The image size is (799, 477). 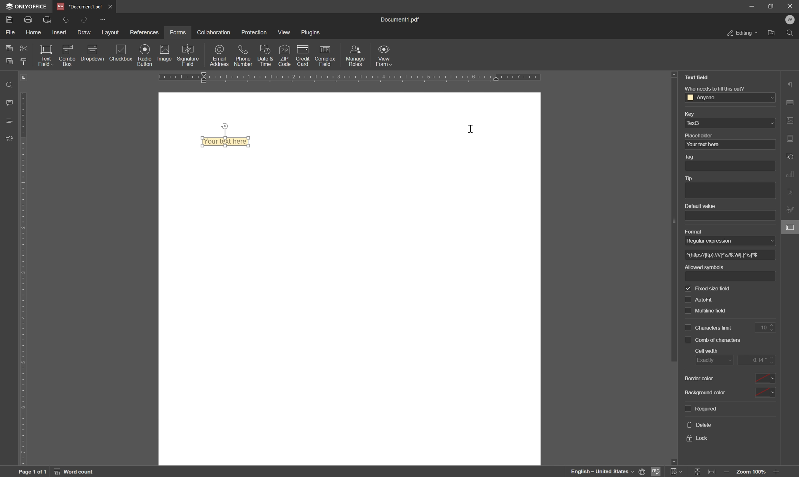 I want to click on ^(https?|ftp):\/\/[^\s/$.?#].[^\s]*$, so click(x=725, y=255).